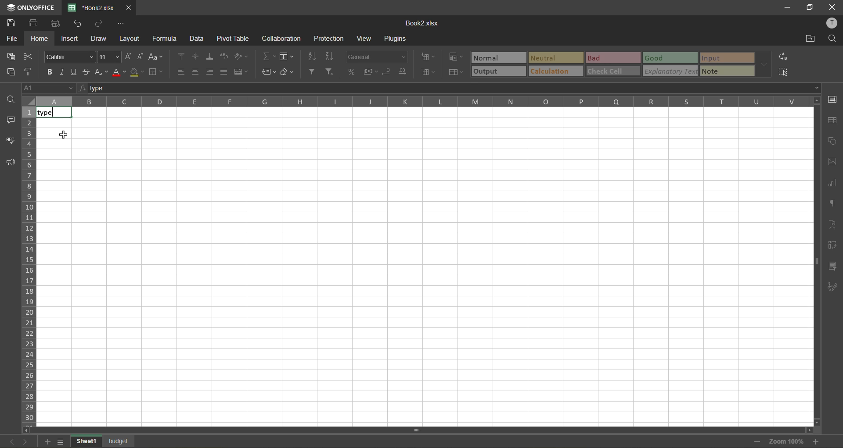 The image size is (843, 448). What do you see at coordinates (833, 204) in the screenshot?
I see `paragraph` at bounding box center [833, 204].